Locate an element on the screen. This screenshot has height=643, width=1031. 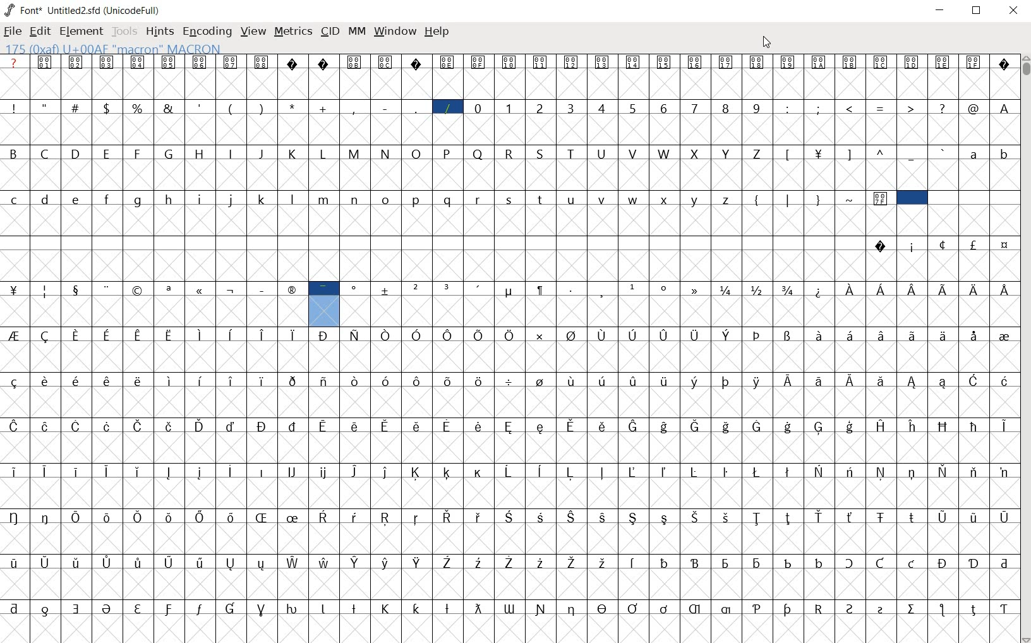
special characters is located at coordinates (817, 212).